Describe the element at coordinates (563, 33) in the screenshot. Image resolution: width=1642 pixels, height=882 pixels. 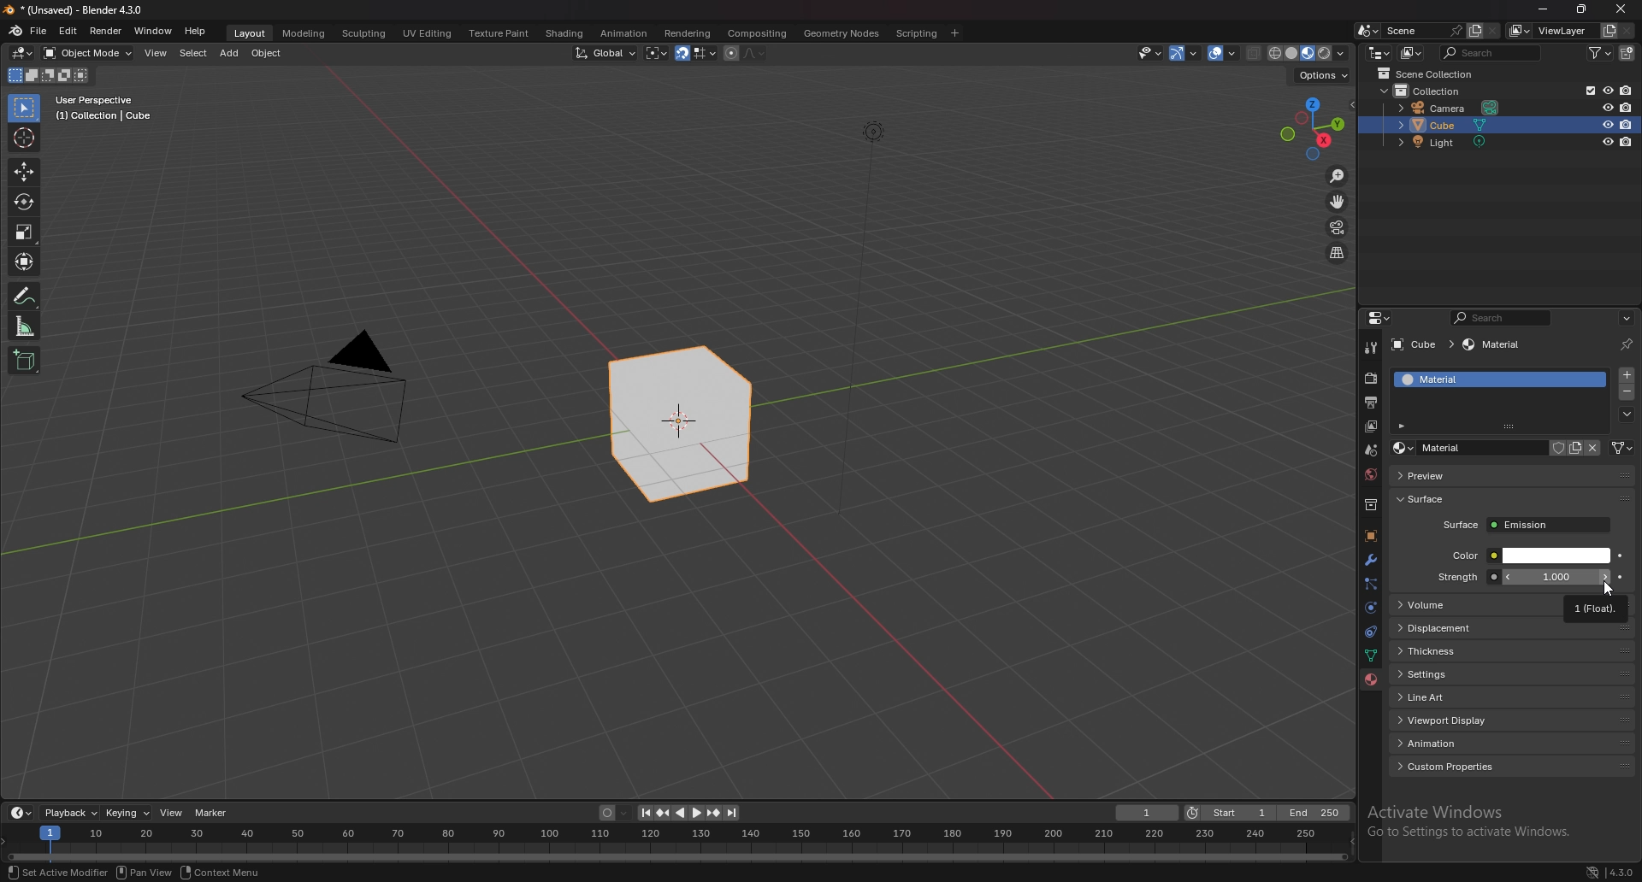
I see `shading` at that location.